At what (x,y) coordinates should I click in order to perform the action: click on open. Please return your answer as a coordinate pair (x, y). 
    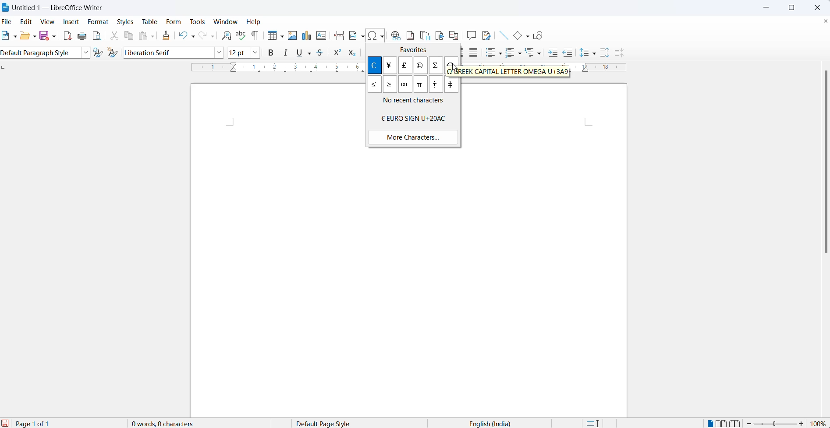
    Looking at the image, I should click on (25, 36).